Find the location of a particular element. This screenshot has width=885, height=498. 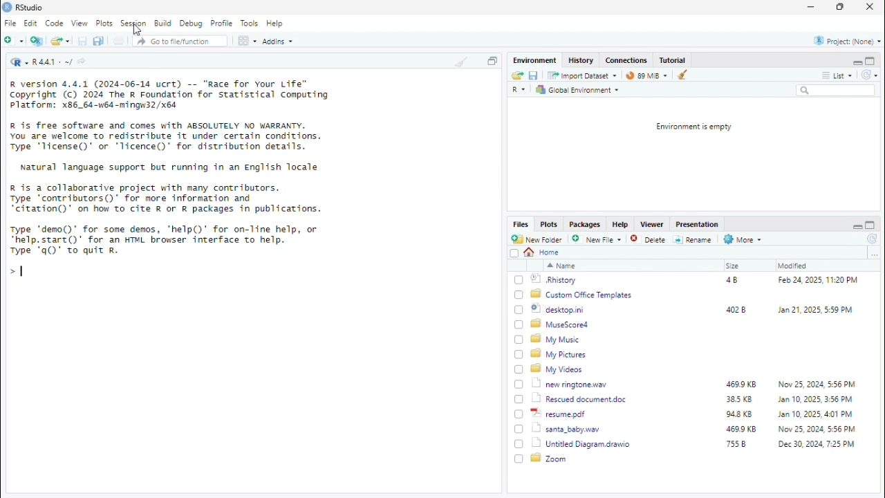

Natural language support but running in an English locale is located at coordinates (170, 167).